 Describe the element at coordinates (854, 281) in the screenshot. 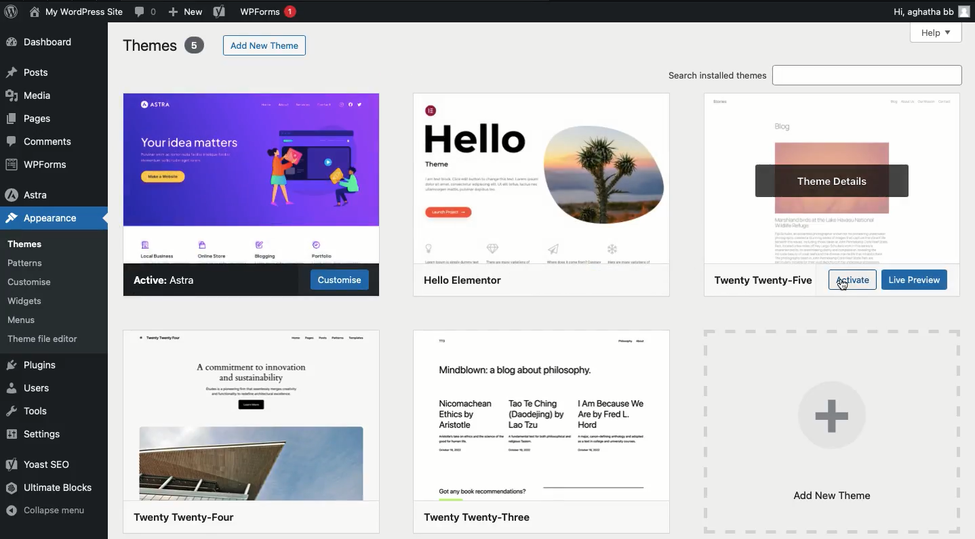

I see `Activate` at that location.